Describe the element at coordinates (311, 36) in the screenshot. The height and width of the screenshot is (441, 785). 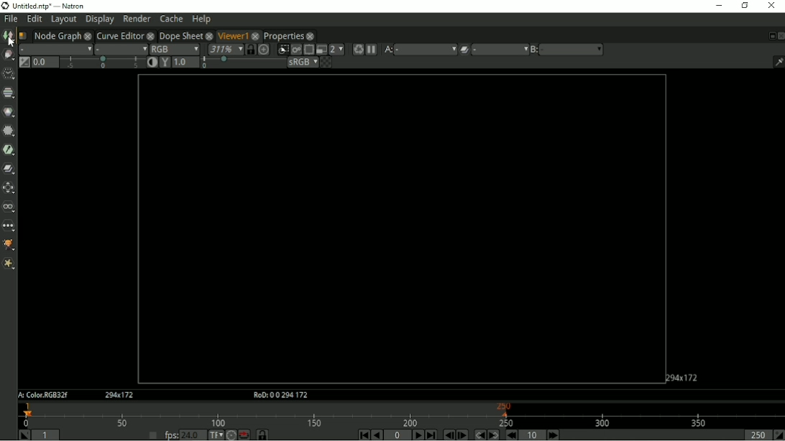
I see `close` at that location.